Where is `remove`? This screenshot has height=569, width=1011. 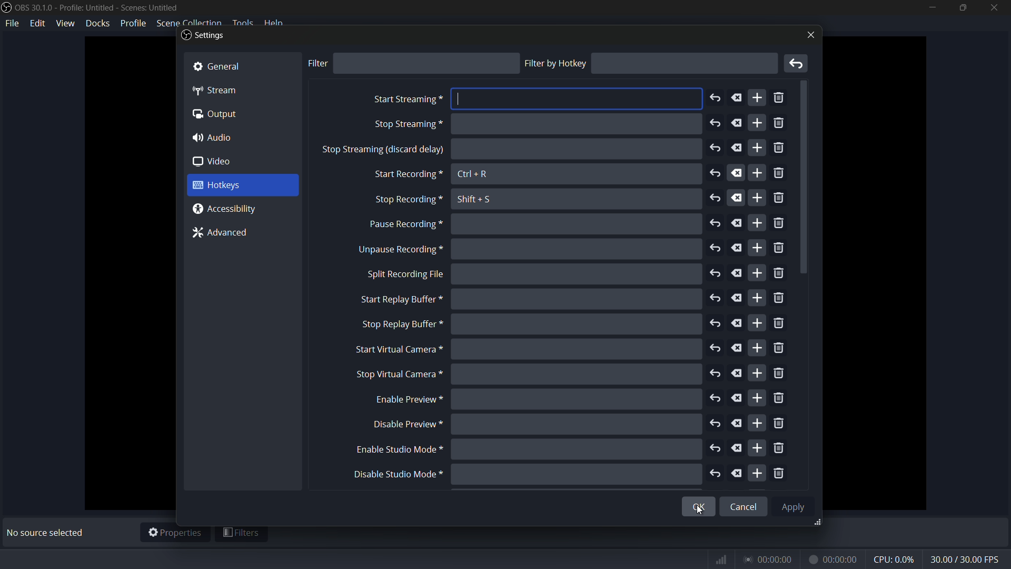 remove is located at coordinates (780, 149).